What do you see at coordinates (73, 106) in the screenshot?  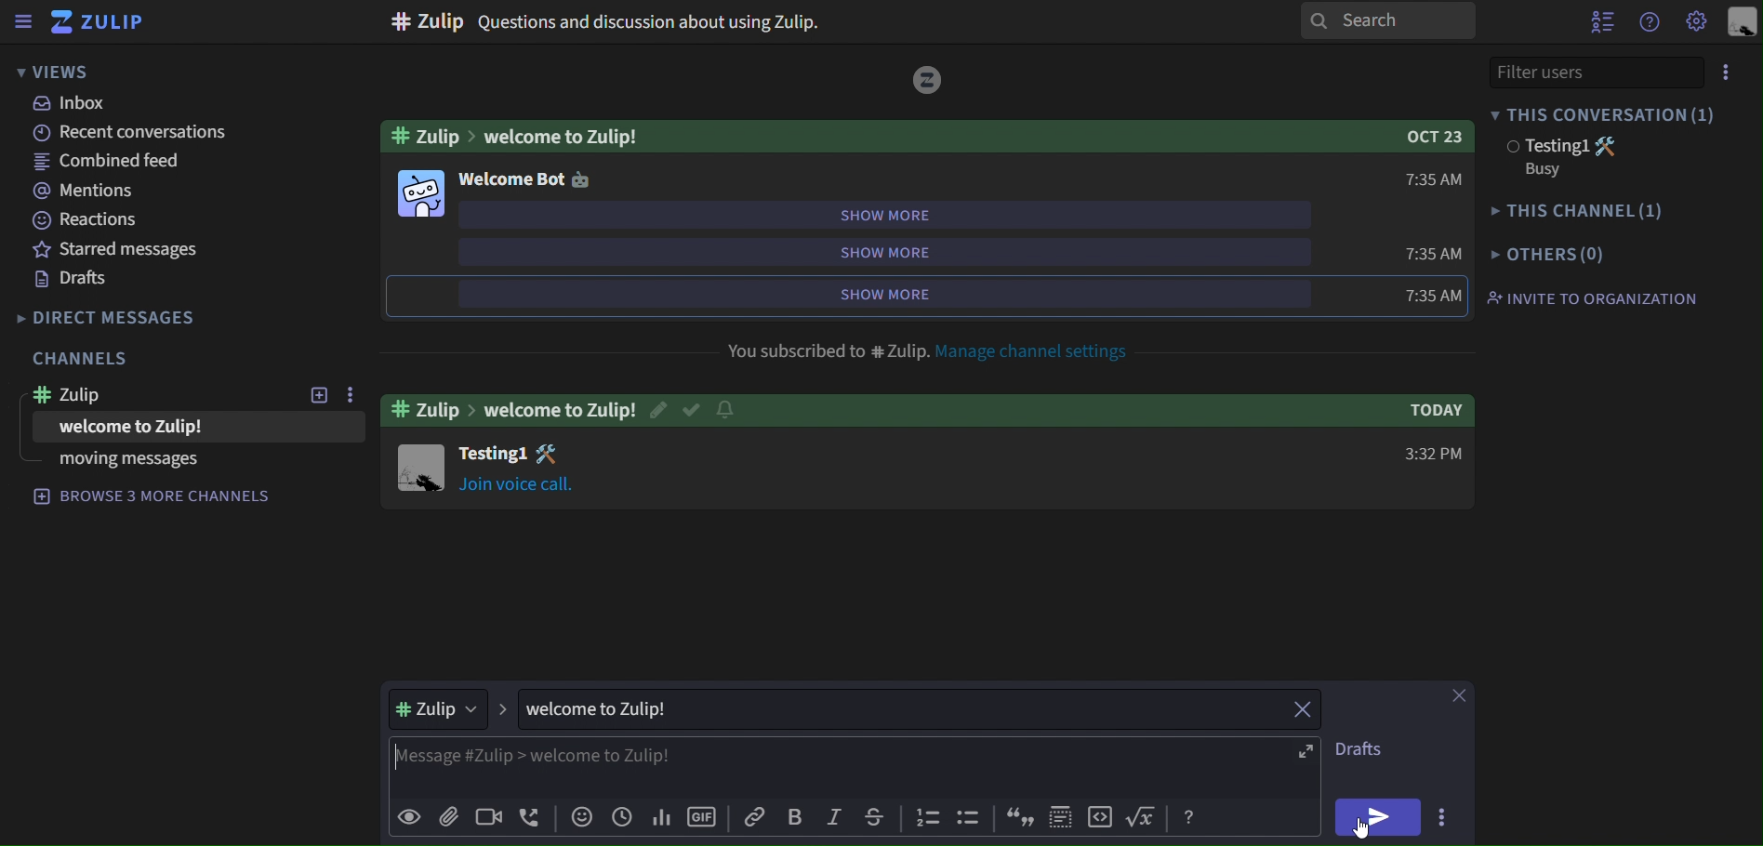 I see `inbox` at bounding box center [73, 106].